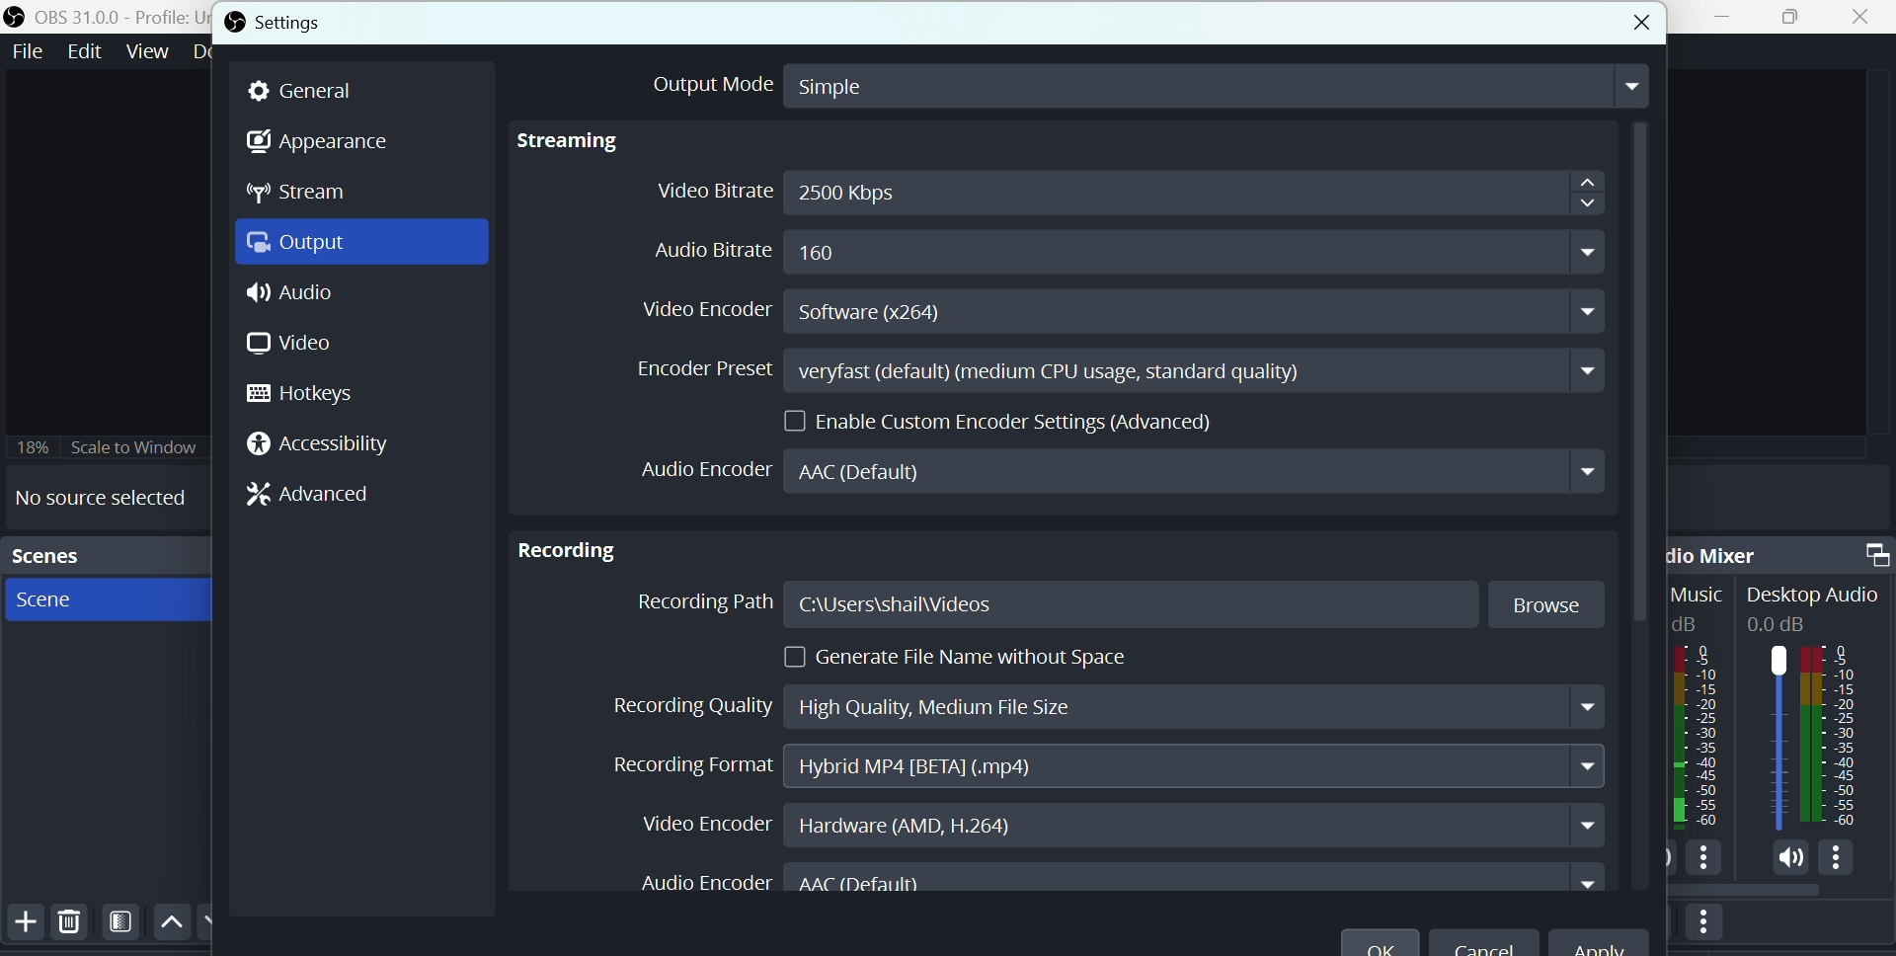 The height and width of the screenshot is (956, 1896). What do you see at coordinates (1547, 602) in the screenshot?
I see `Browse` at bounding box center [1547, 602].